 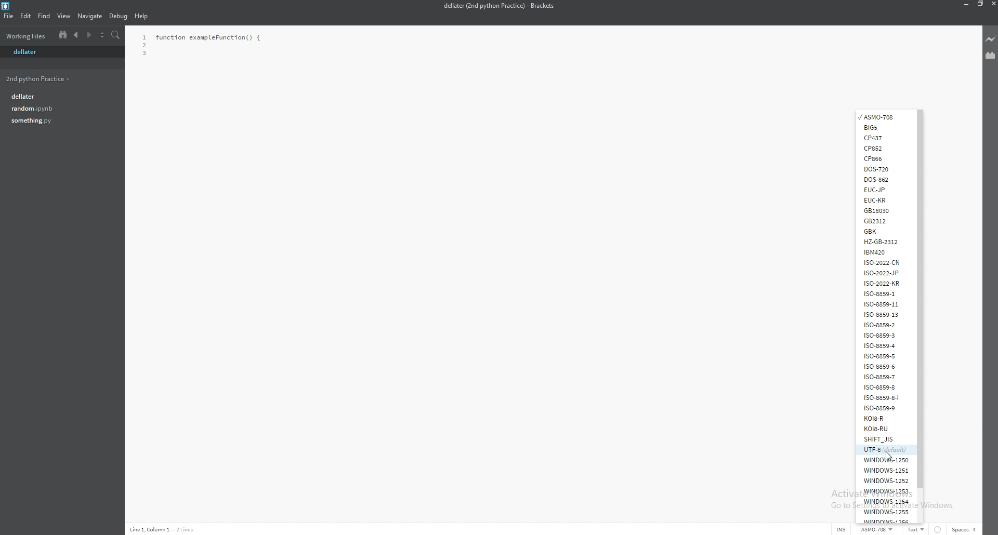 I want to click on search, so click(x=116, y=35).